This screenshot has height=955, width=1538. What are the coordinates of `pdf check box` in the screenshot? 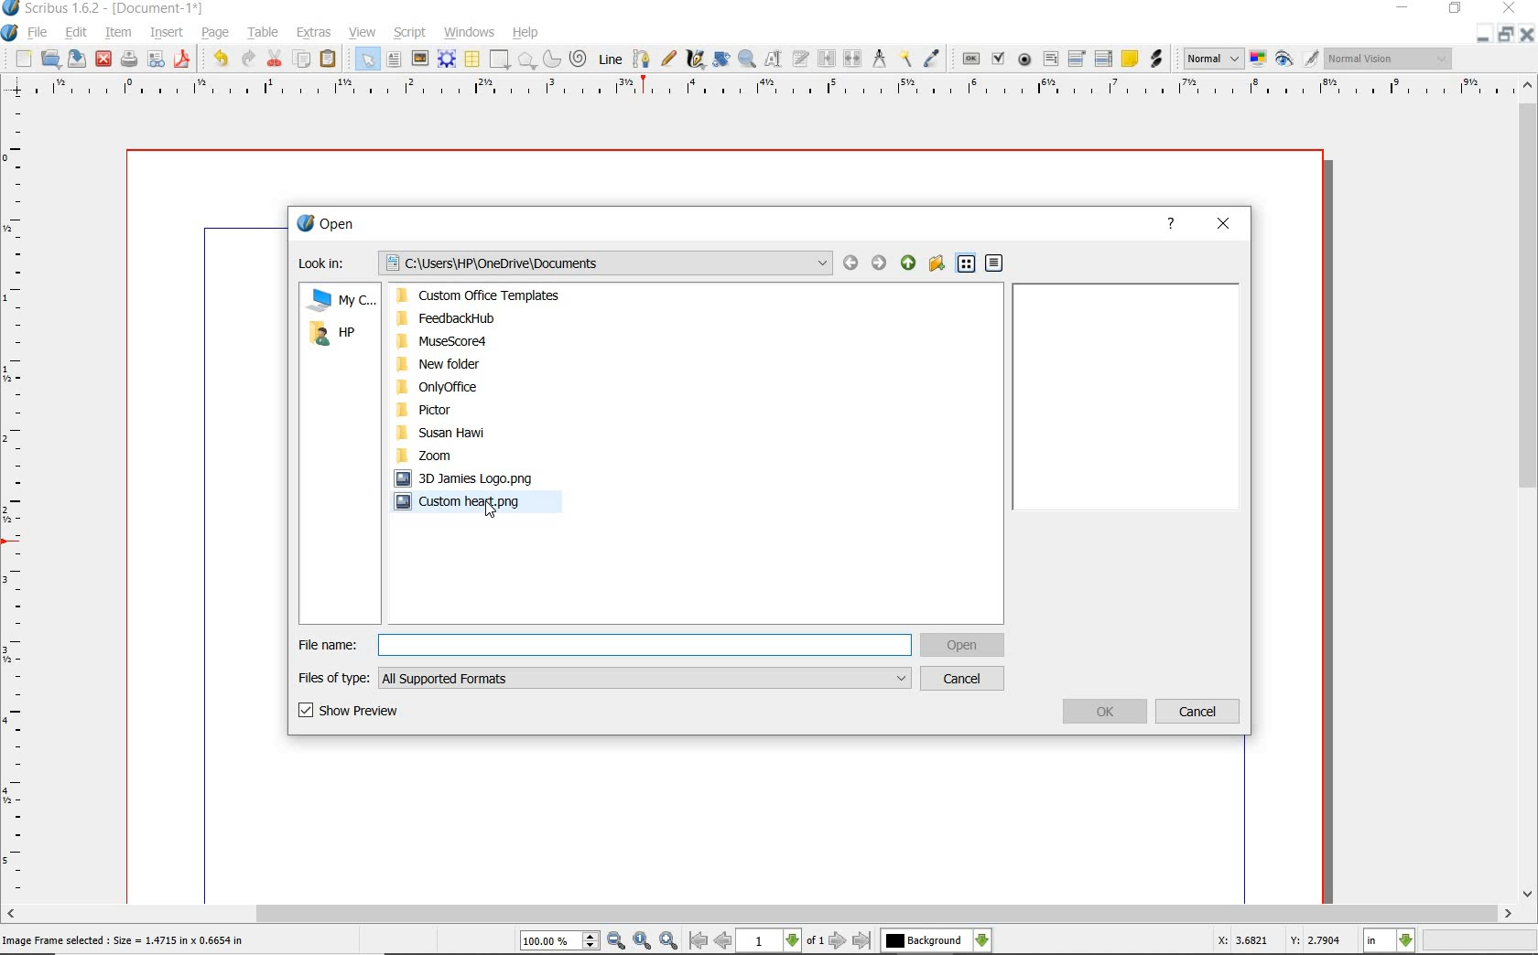 It's located at (1001, 60).